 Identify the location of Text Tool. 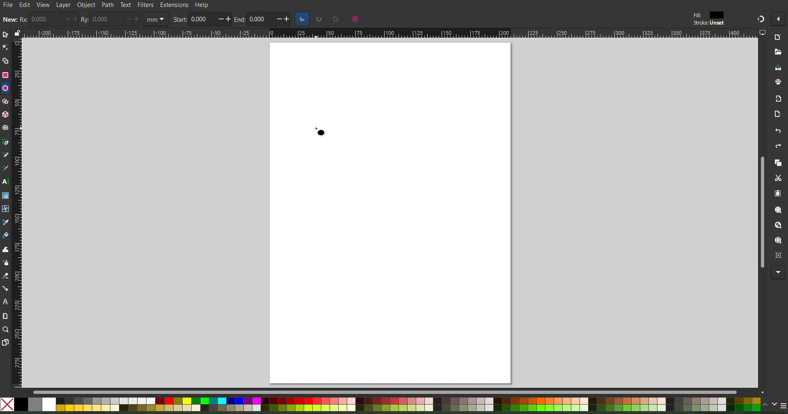
(6, 181).